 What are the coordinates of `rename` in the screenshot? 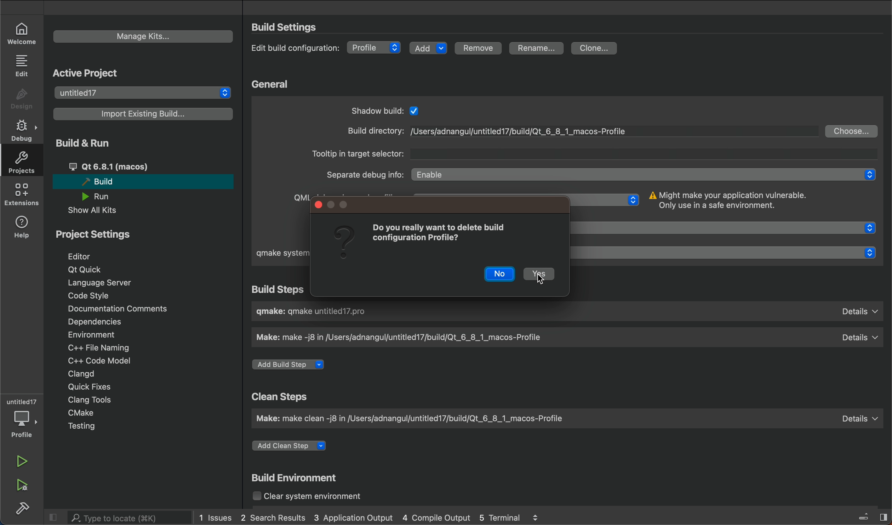 It's located at (538, 49).